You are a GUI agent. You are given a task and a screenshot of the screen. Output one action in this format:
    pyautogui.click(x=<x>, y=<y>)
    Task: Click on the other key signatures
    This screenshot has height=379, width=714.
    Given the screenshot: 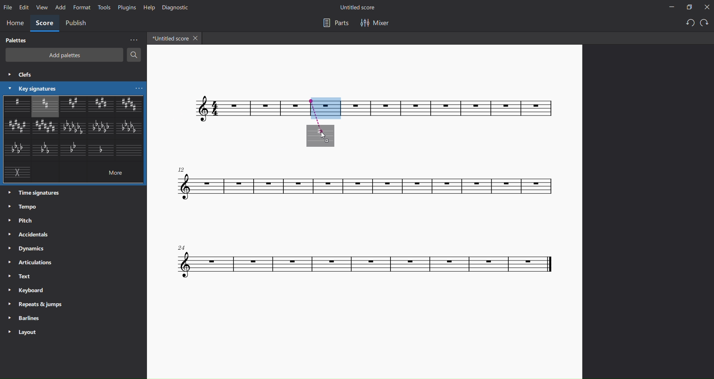 What is the action you would take?
    pyautogui.click(x=74, y=107)
    